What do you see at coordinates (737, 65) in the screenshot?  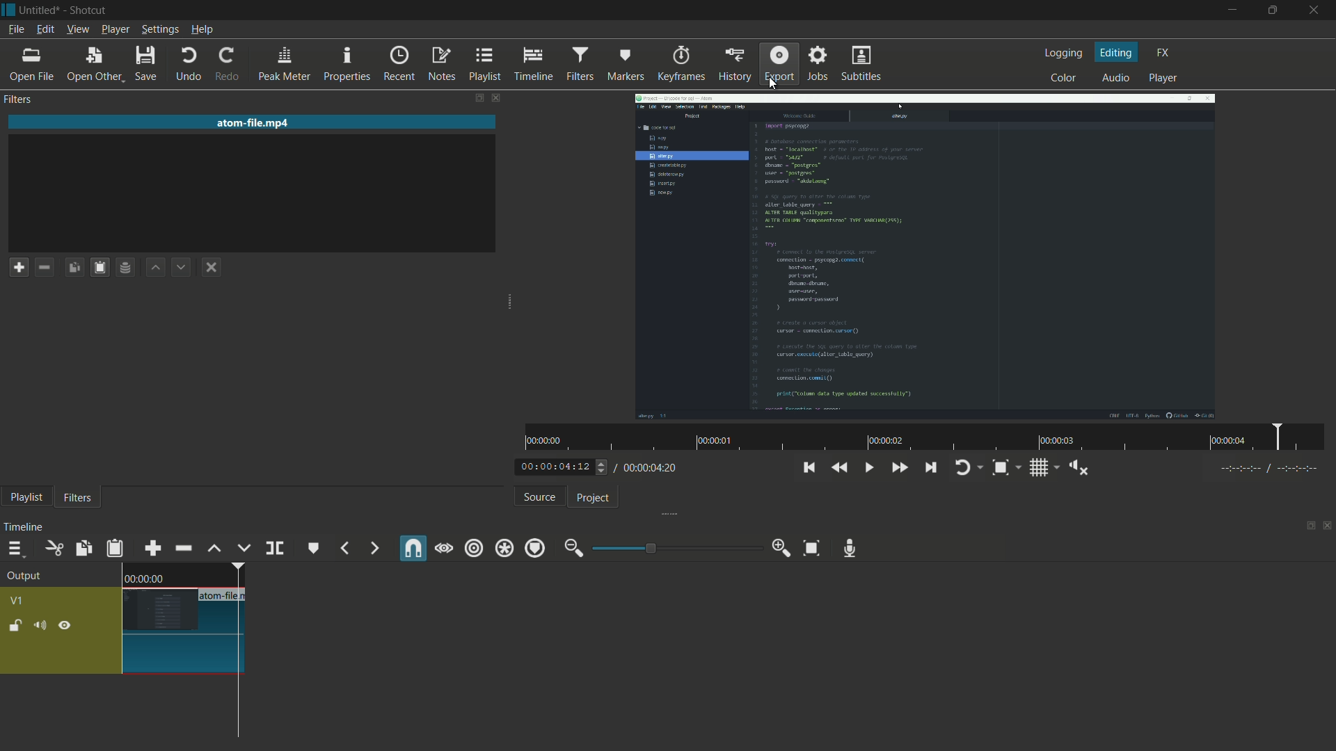 I see `history` at bounding box center [737, 65].